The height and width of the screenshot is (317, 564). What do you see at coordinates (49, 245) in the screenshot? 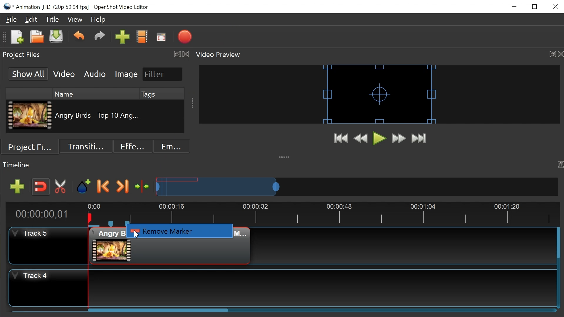
I see `Track Header` at bounding box center [49, 245].